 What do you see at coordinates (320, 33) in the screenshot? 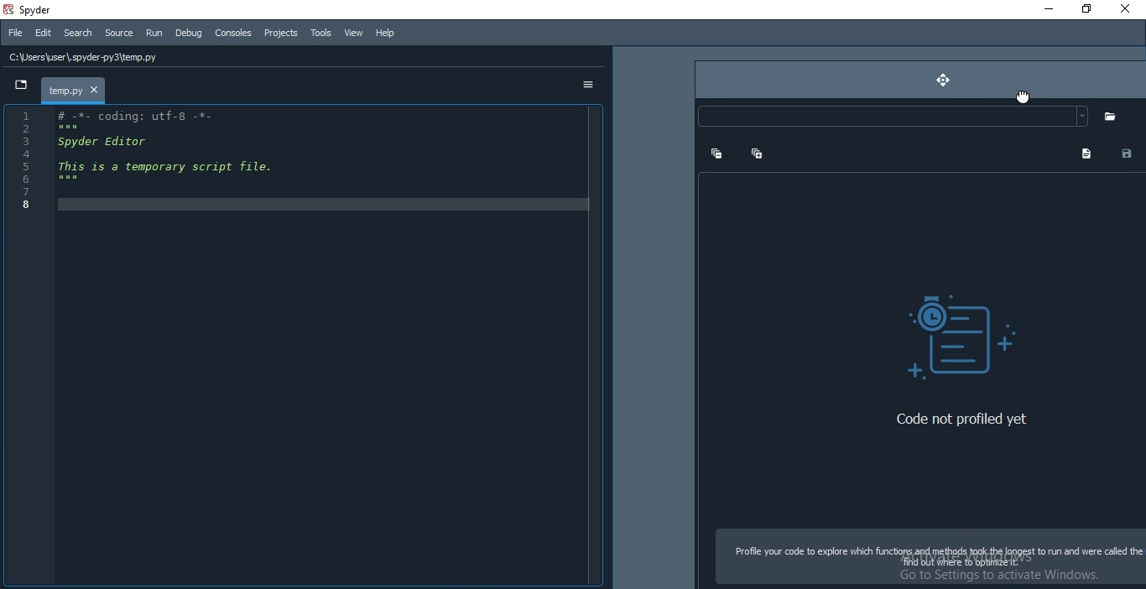
I see `Tools` at bounding box center [320, 33].